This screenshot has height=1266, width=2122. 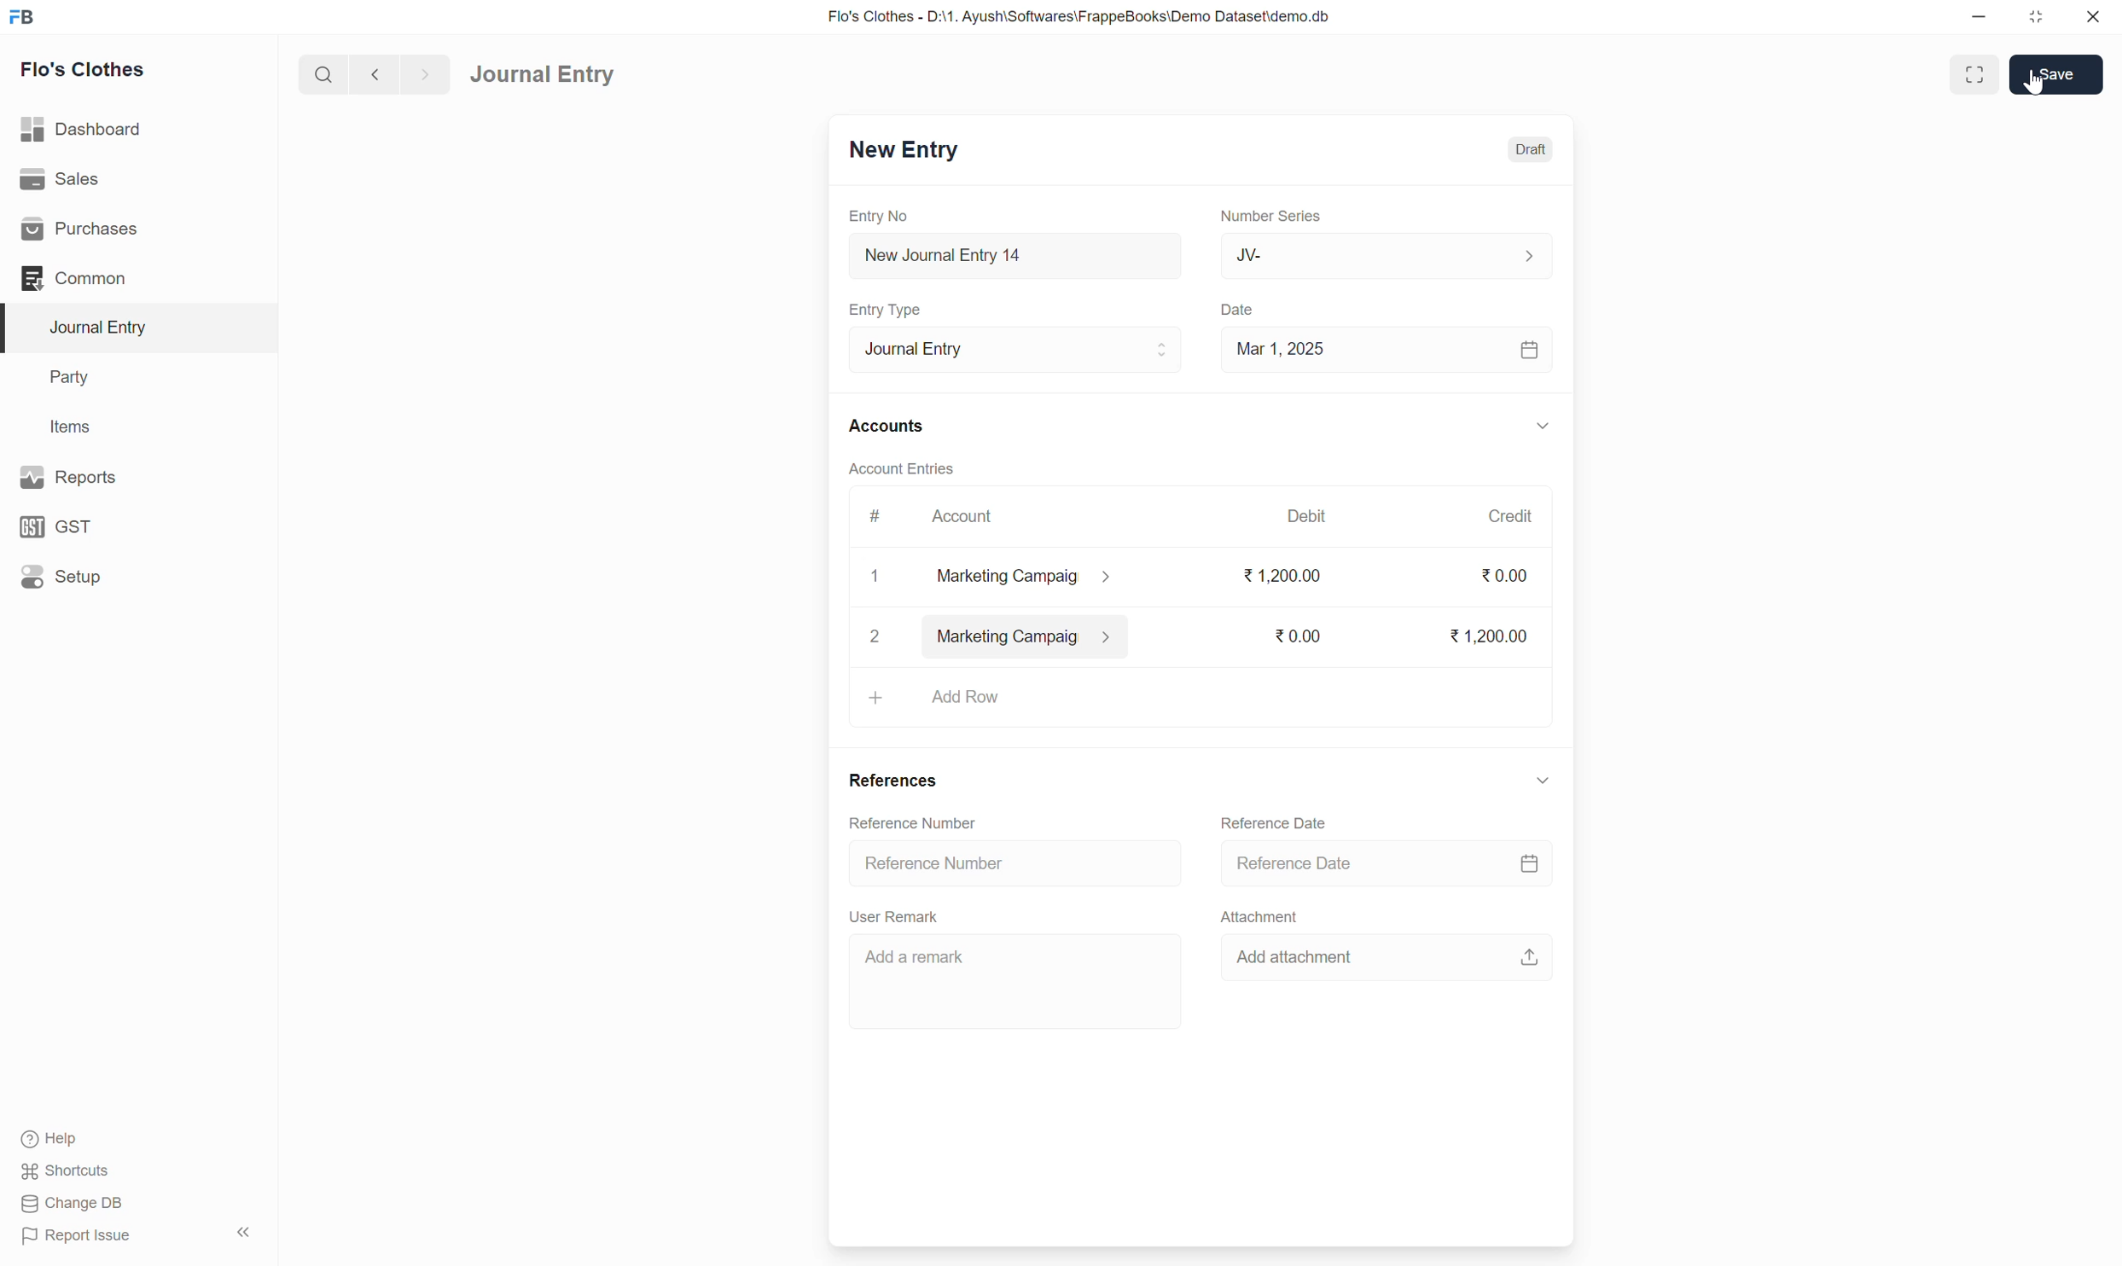 What do you see at coordinates (1037, 578) in the screenshot?
I see `marketing campaig` at bounding box center [1037, 578].